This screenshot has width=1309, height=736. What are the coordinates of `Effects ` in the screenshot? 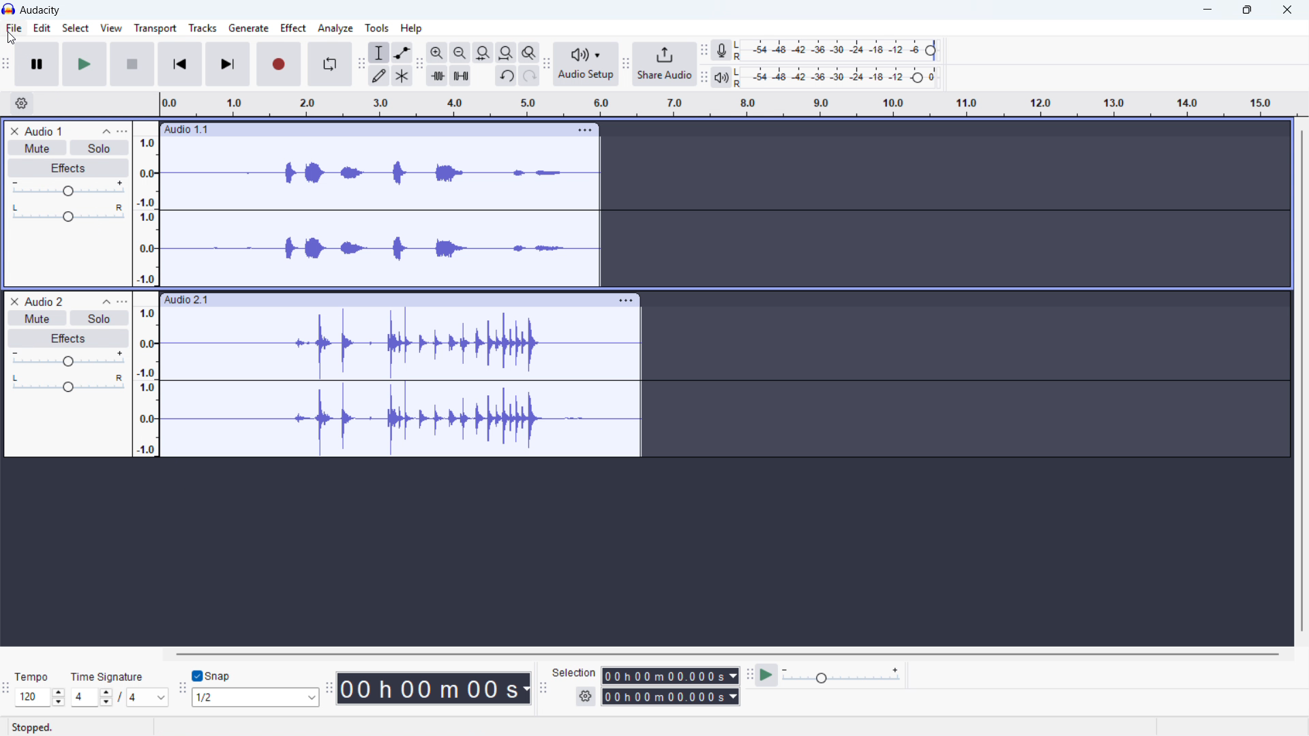 It's located at (68, 168).